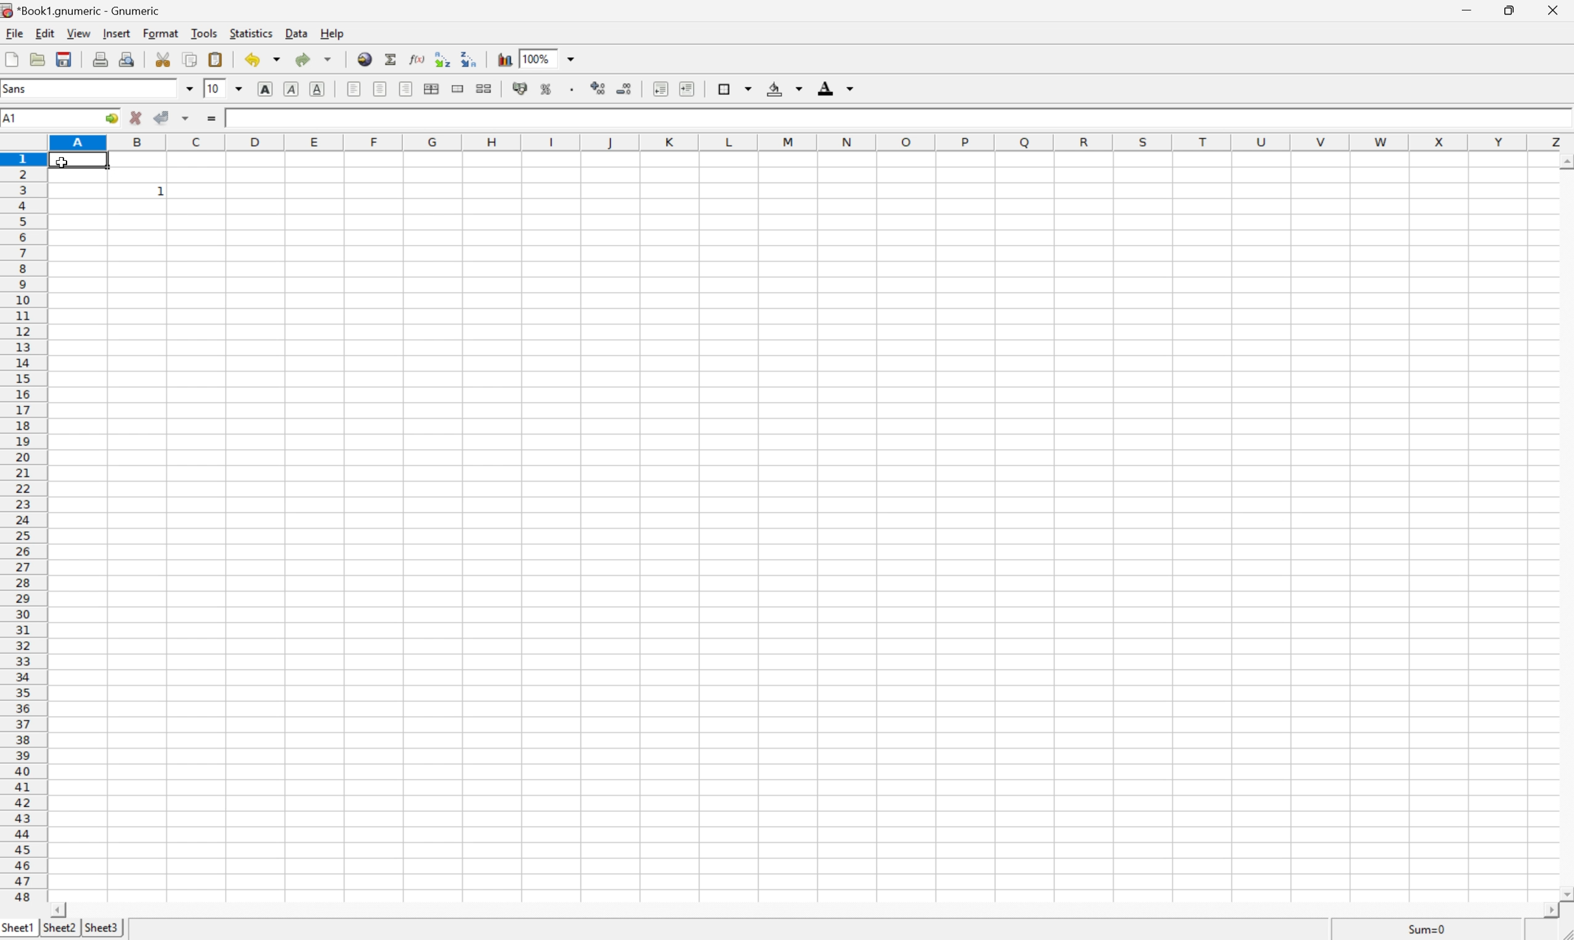 The width and height of the screenshot is (1574, 940). Describe the element at coordinates (548, 58) in the screenshot. I see `zoom` at that location.